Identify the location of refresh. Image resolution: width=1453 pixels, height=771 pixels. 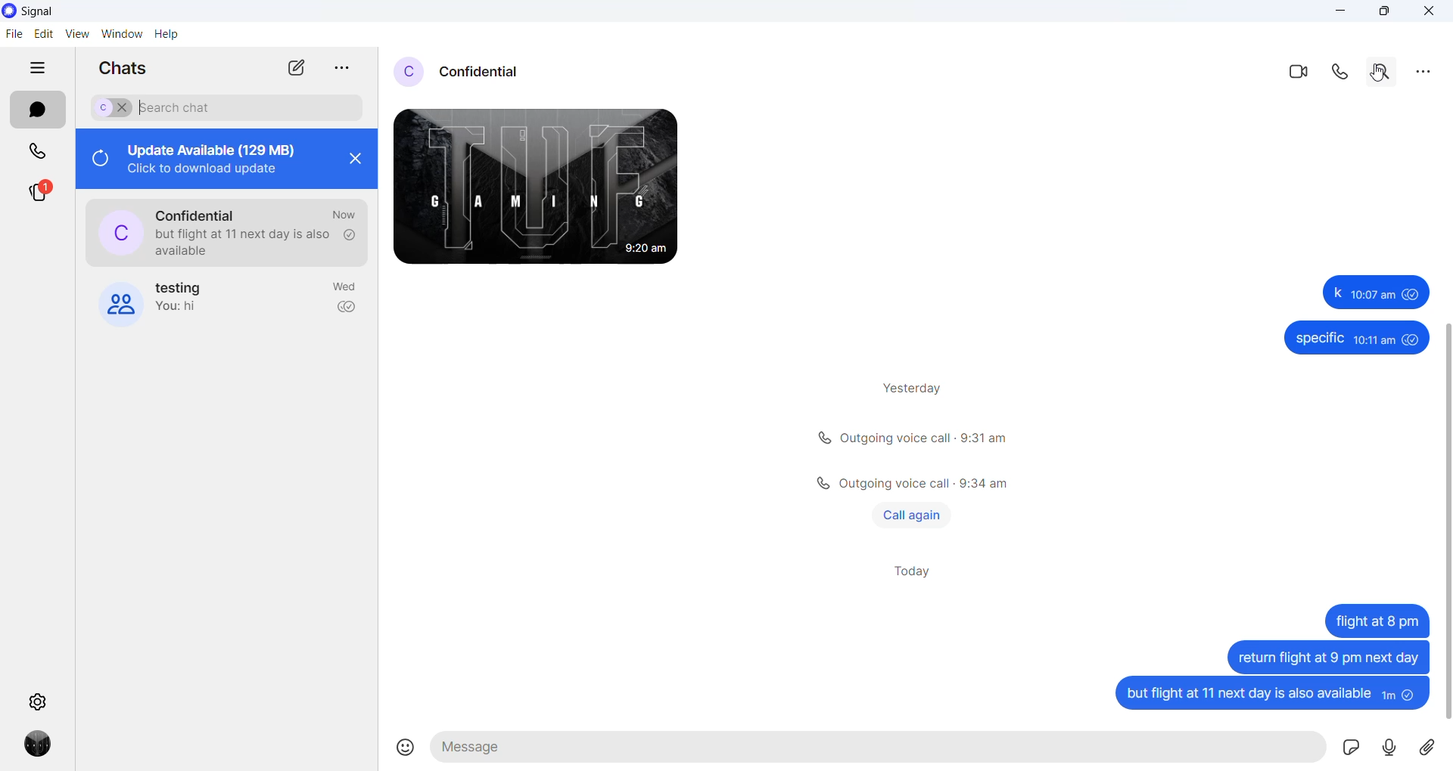
(98, 160).